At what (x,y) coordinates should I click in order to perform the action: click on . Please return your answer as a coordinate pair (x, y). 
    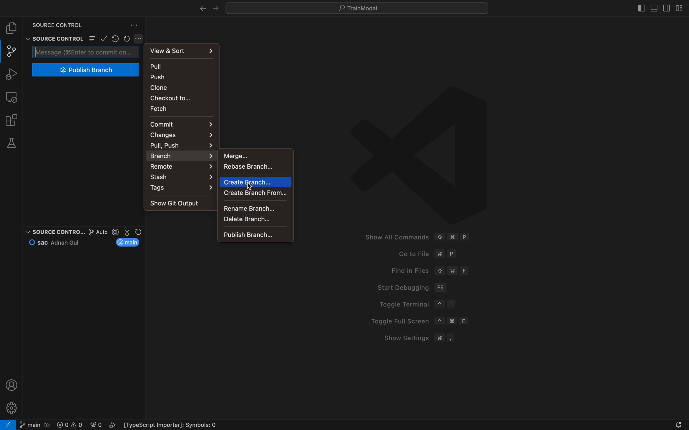
    Looking at the image, I should click on (182, 166).